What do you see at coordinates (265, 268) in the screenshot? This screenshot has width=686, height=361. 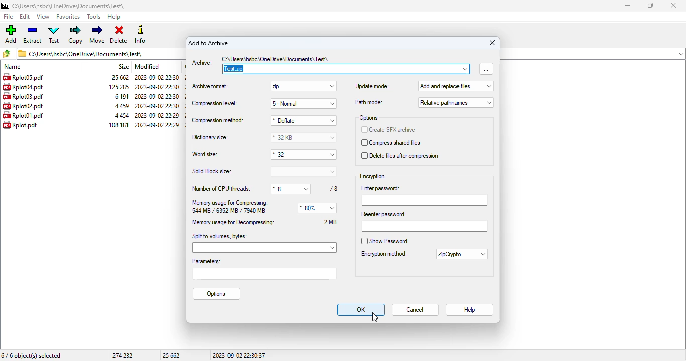 I see `parameters` at bounding box center [265, 268].